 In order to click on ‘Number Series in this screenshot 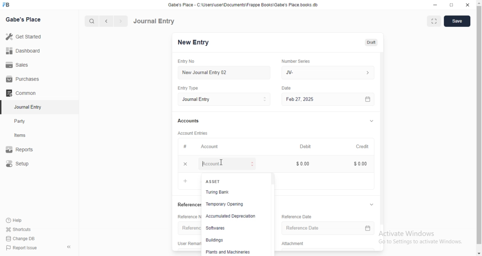, I will do `click(299, 61)`.